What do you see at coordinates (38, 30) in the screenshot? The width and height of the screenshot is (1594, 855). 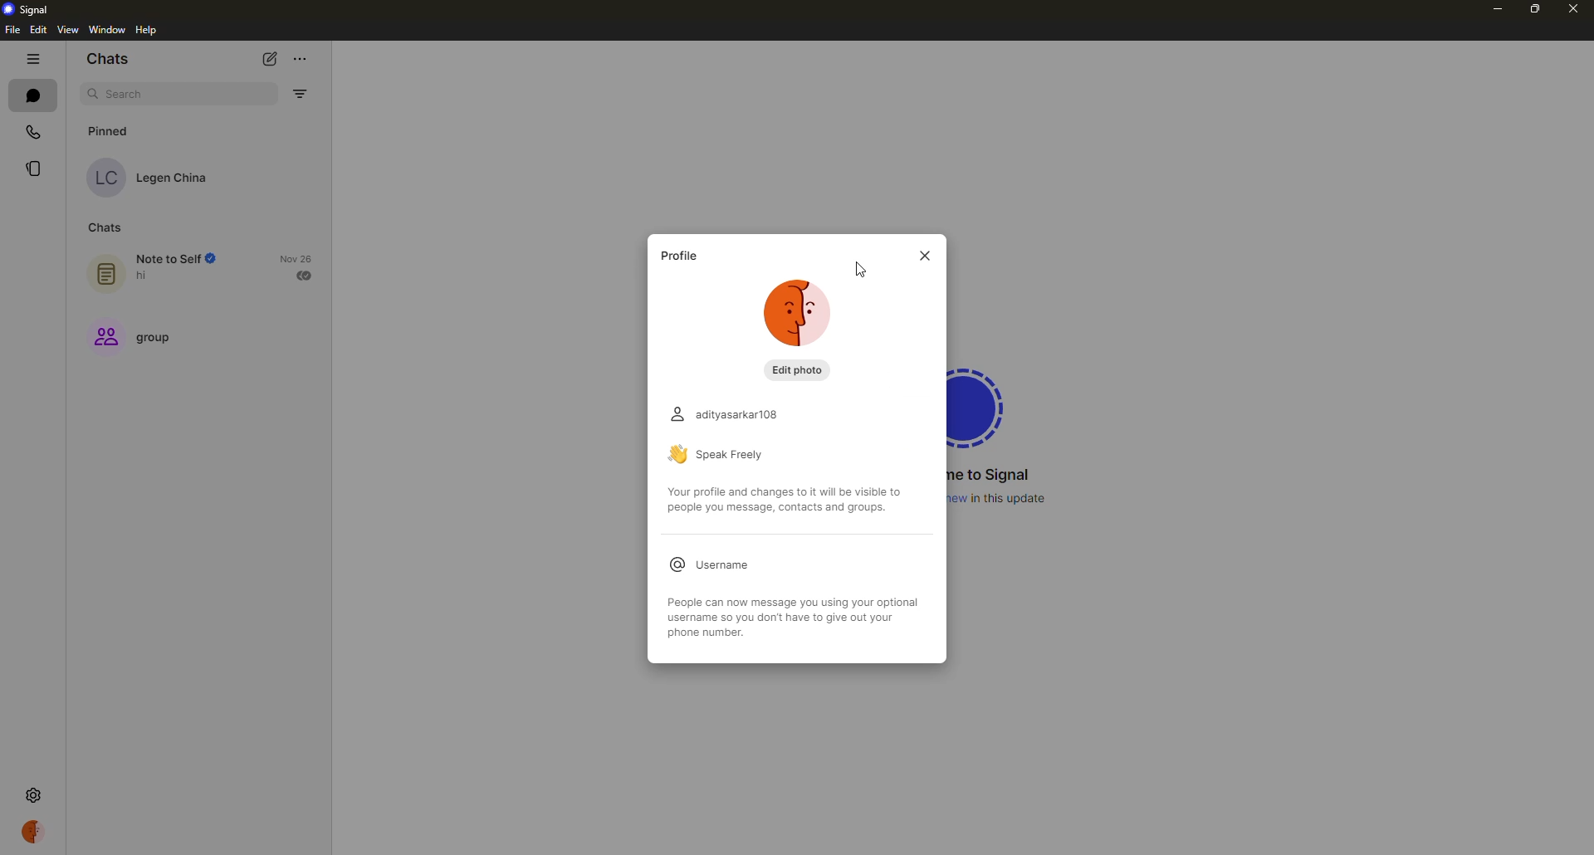 I see `edit` at bounding box center [38, 30].